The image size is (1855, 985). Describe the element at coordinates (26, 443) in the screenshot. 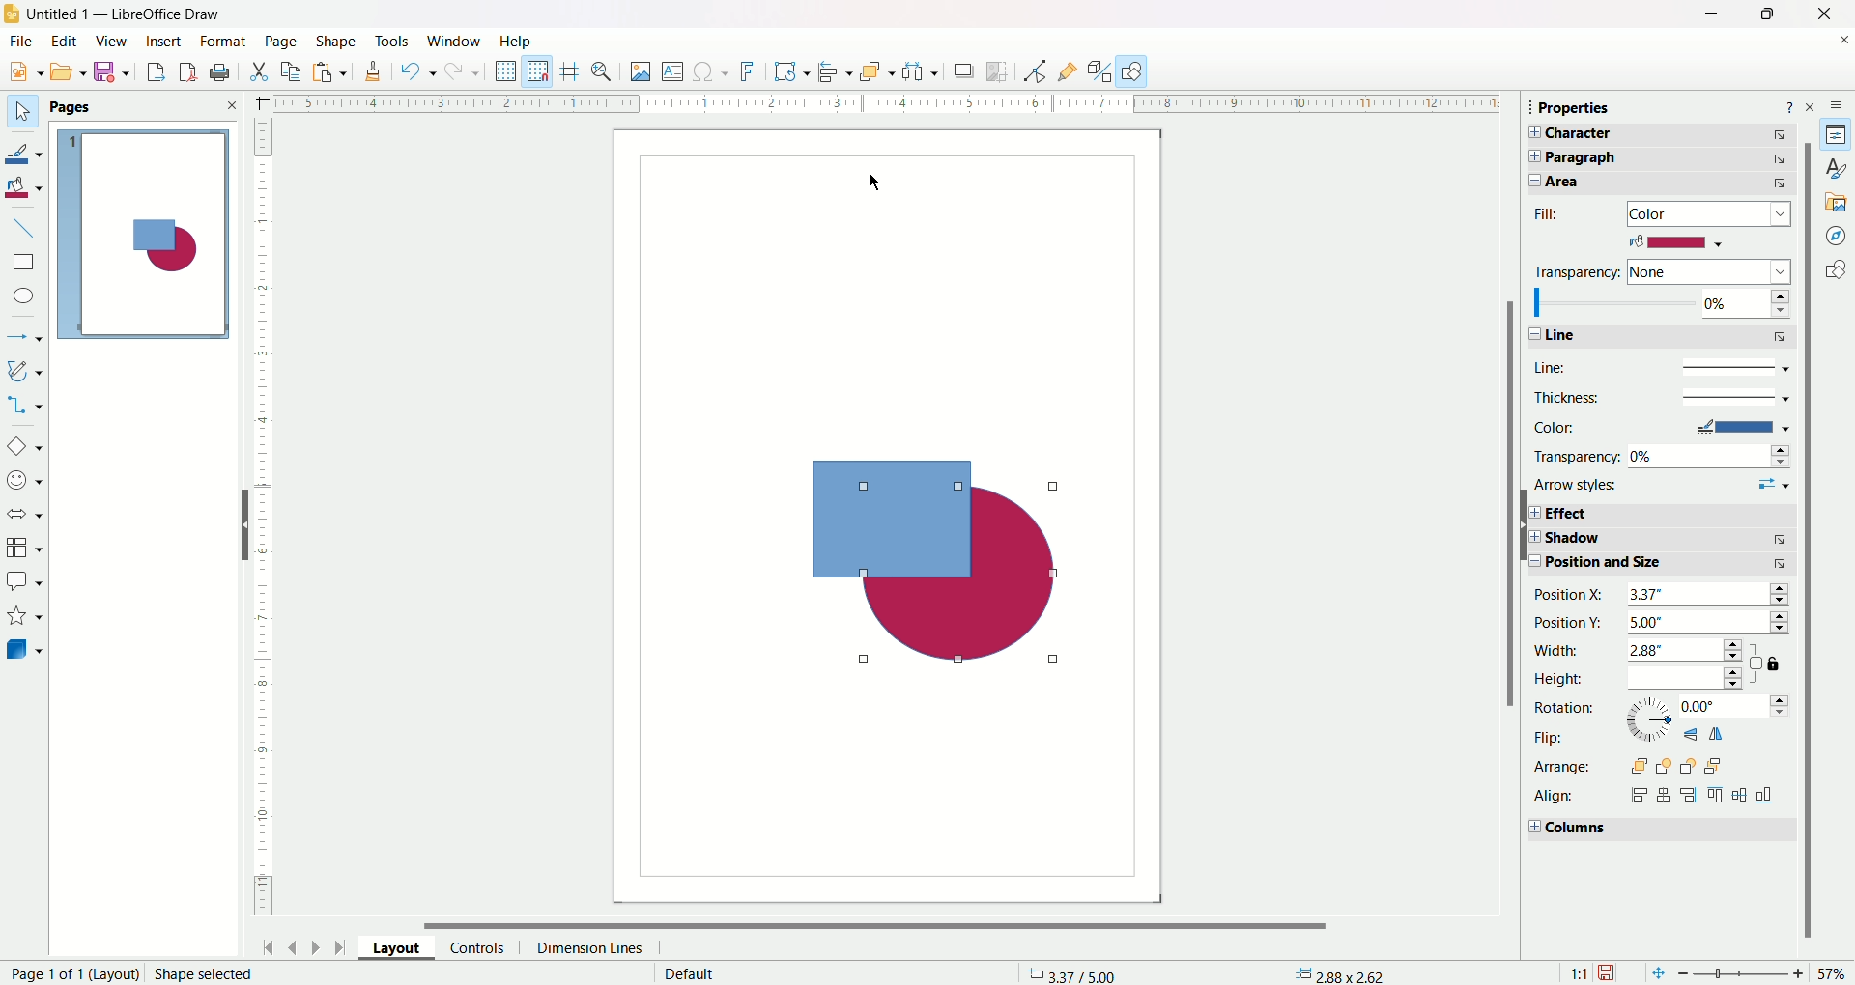

I see `basic shapes` at that location.